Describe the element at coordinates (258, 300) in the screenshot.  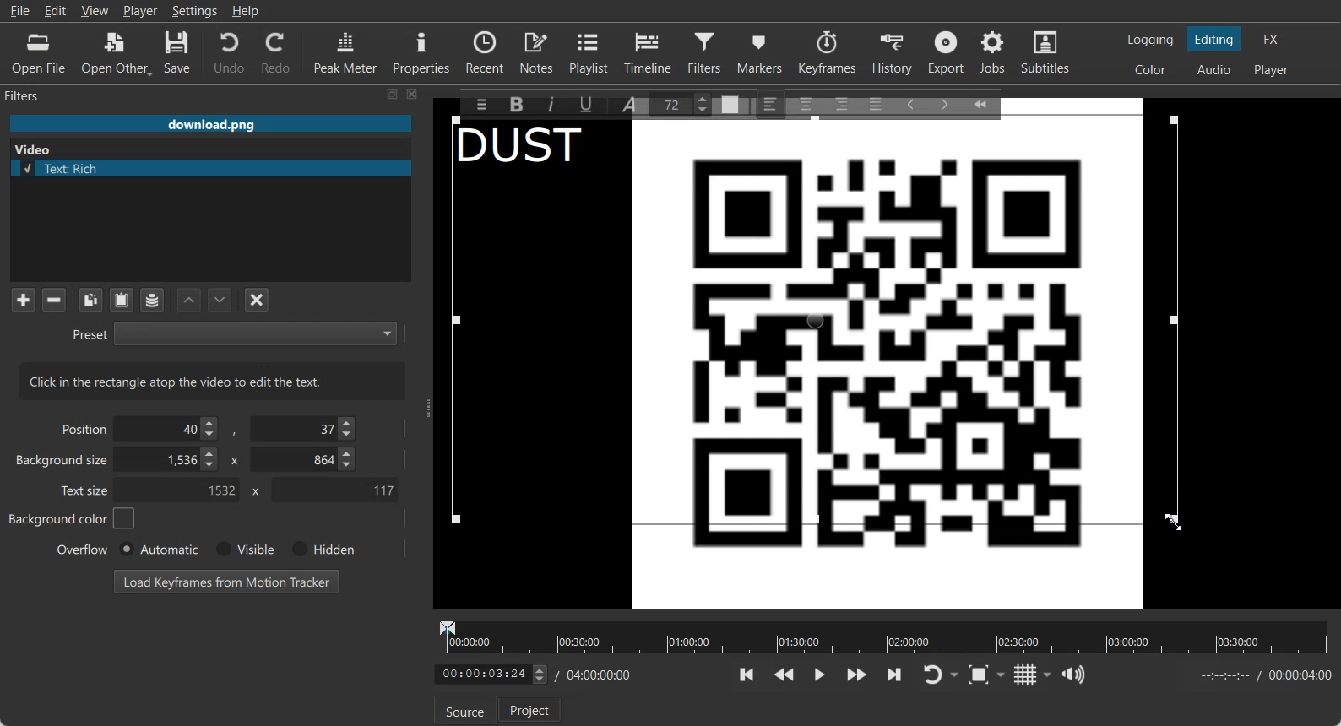
I see `Deselect the filter` at that location.